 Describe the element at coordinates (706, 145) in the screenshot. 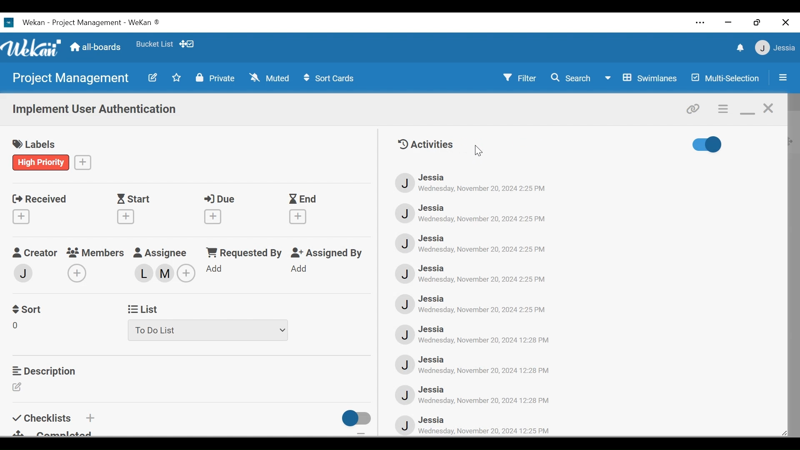

I see `Toggle show/hide activities` at that location.